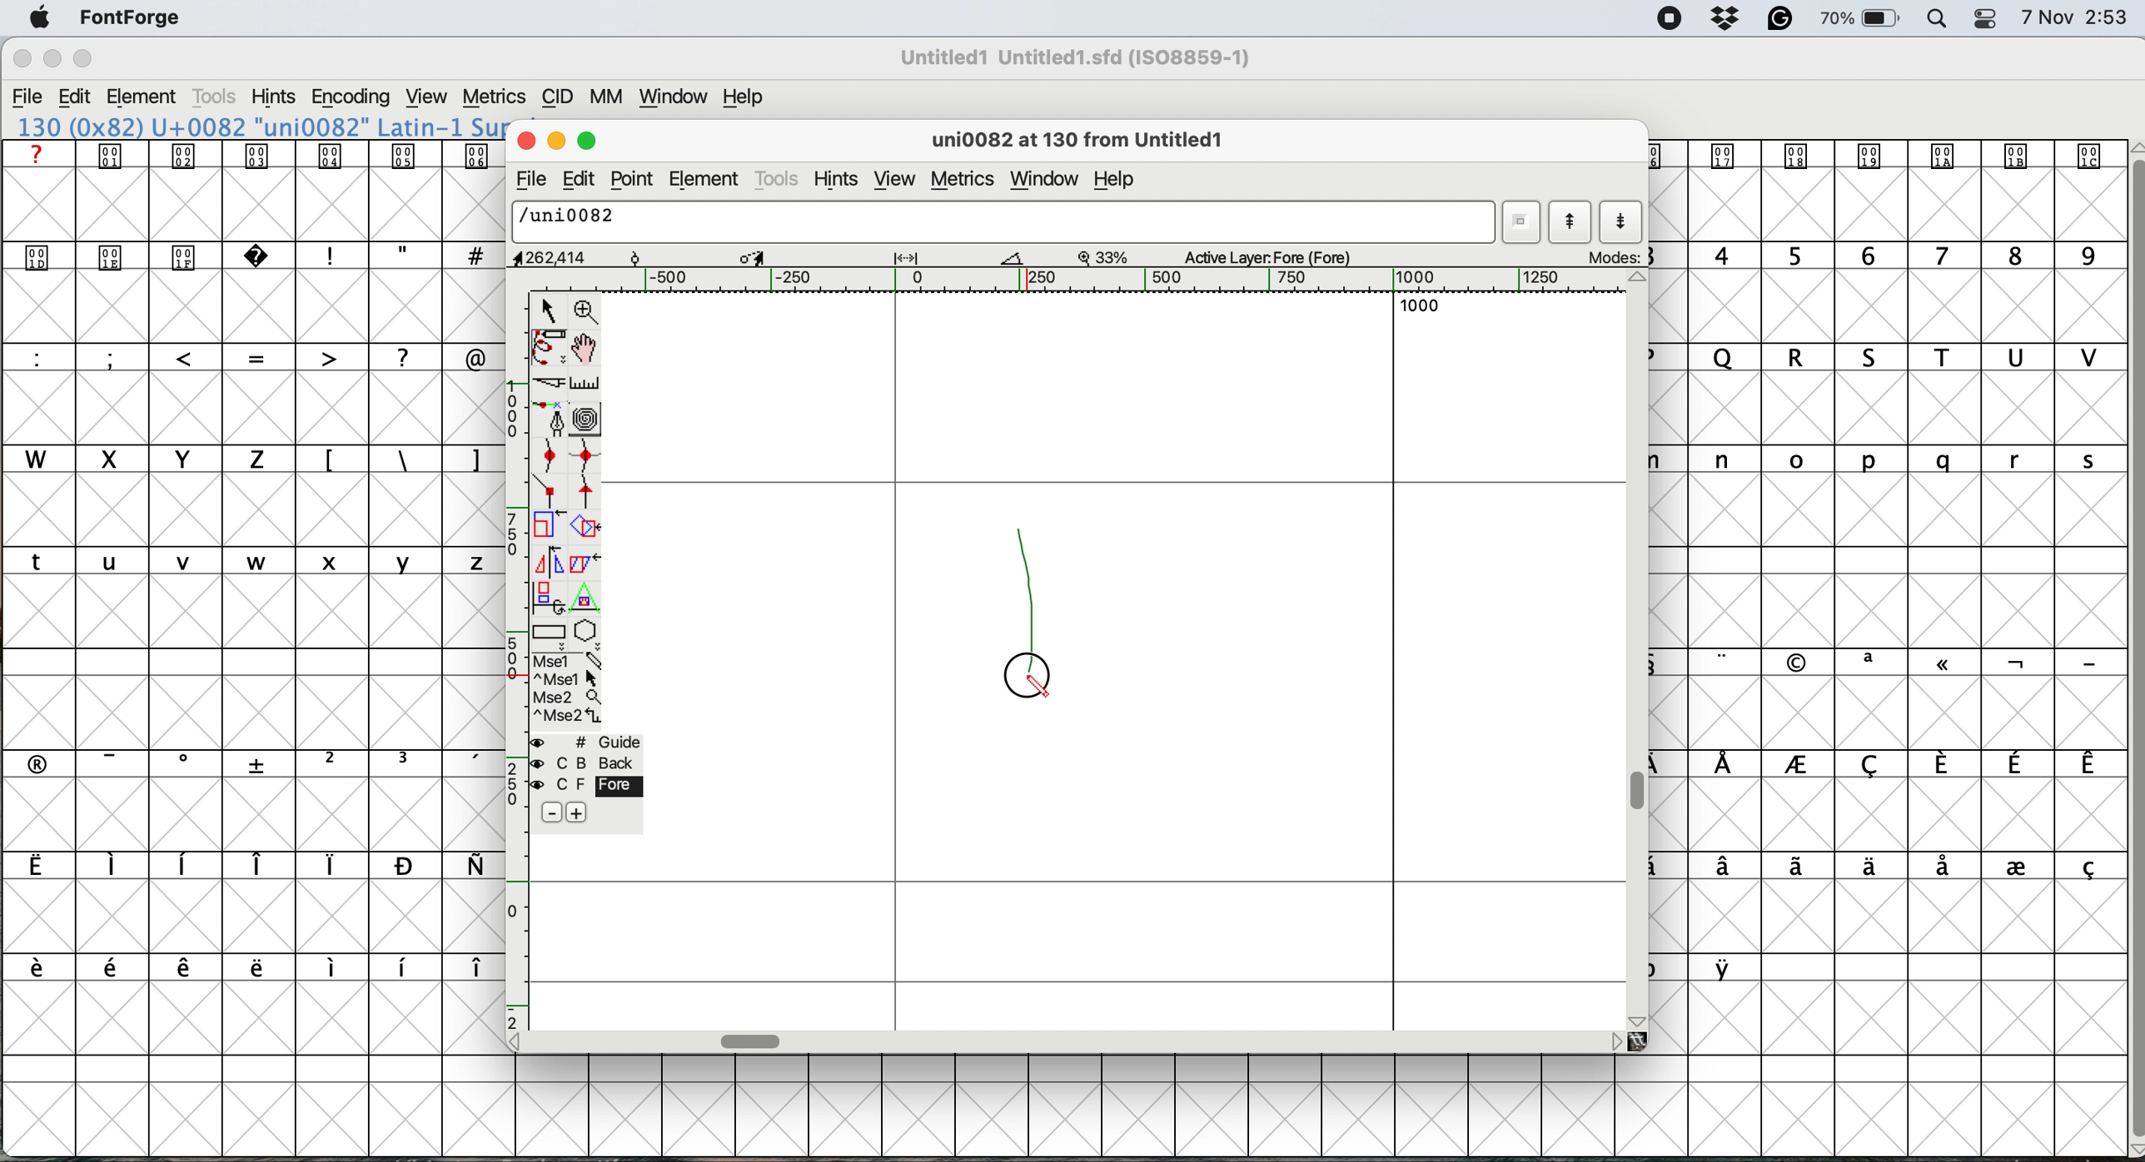 The image size is (2145, 1162). What do you see at coordinates (583, 349) in the screenshot?
I see `scroll by hand` at bounding box center [583, 349].